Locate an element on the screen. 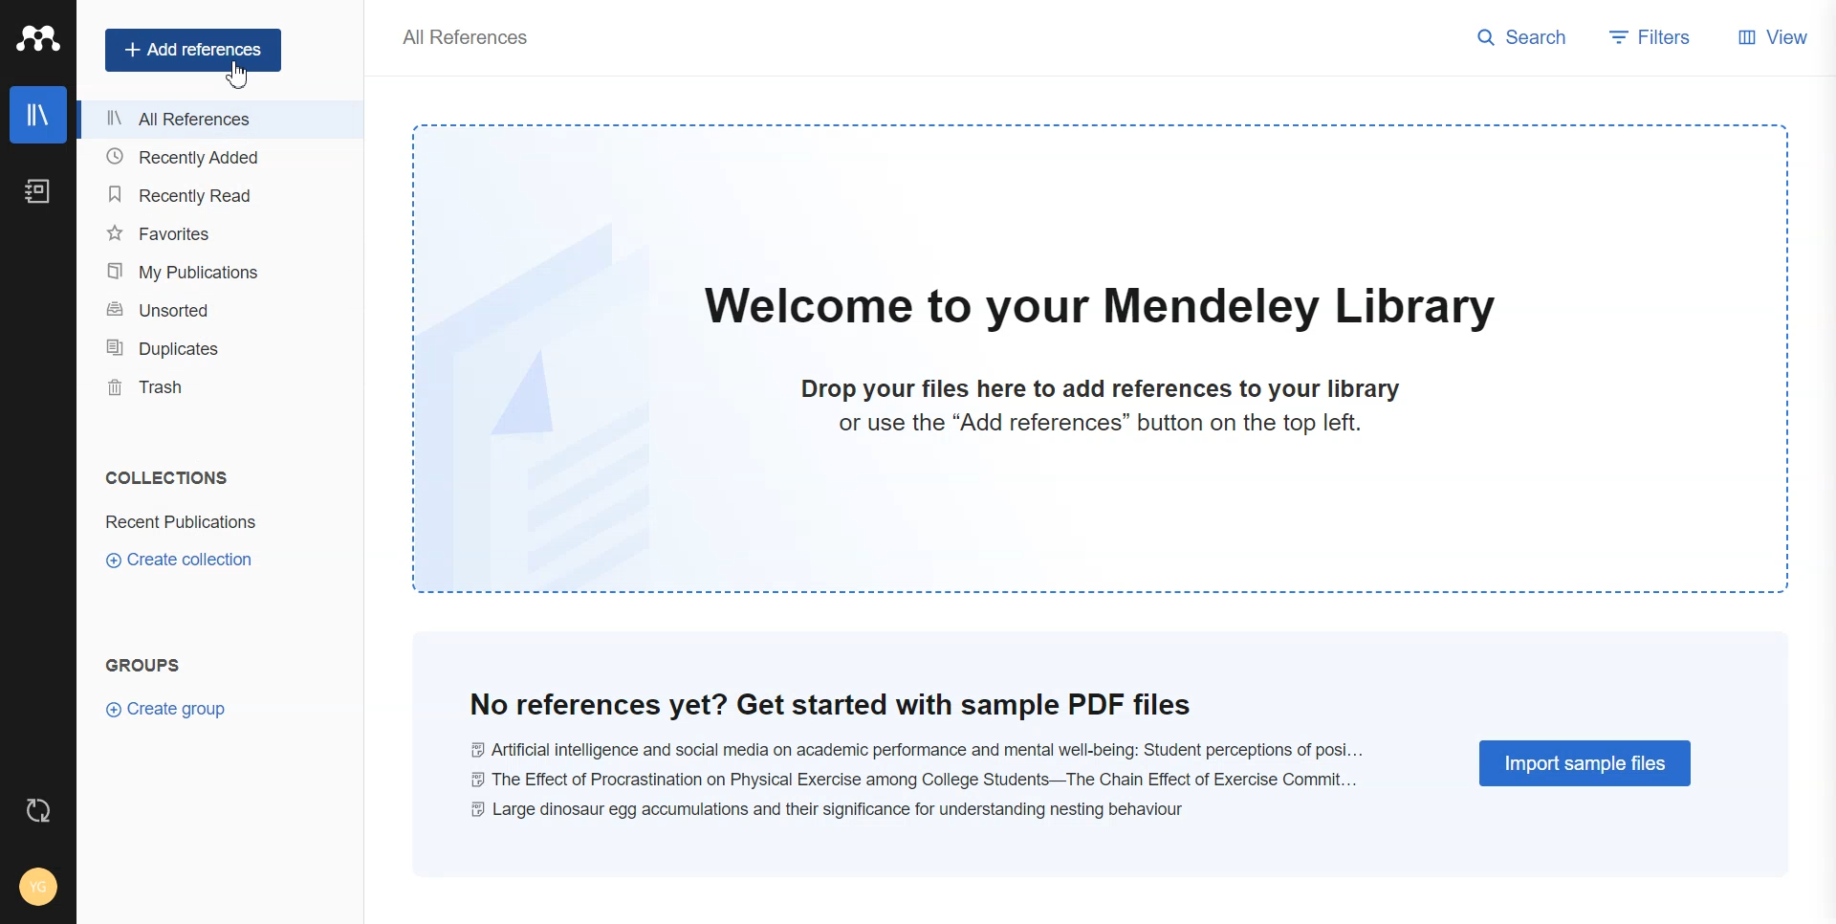 This screenshot has height=924, width=1836. Cursor is located at coordinates (239, 76).